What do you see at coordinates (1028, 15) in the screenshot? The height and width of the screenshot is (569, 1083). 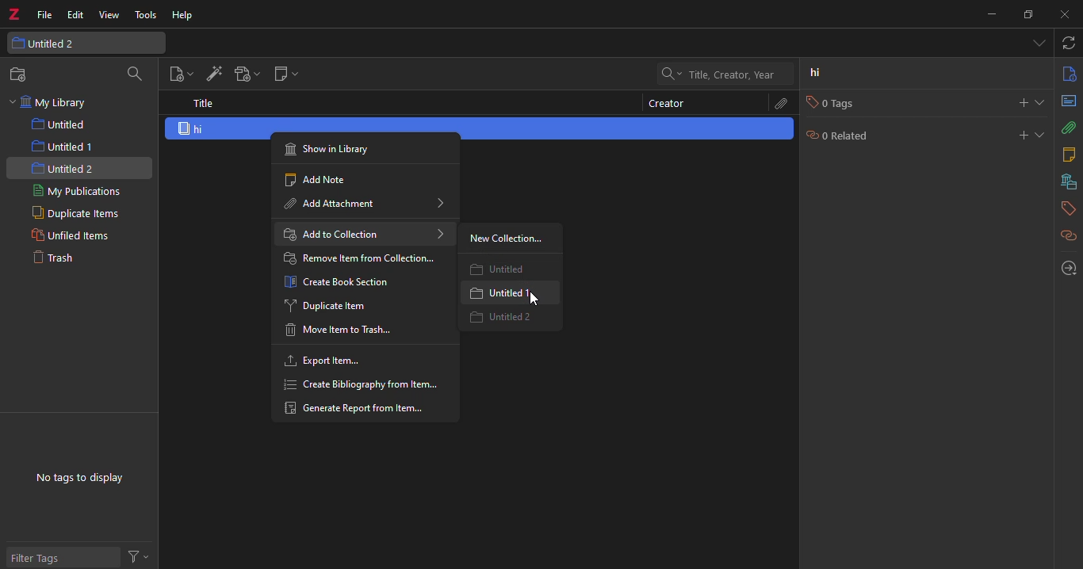 I see `maximize` at bounding box center [1028, 15].